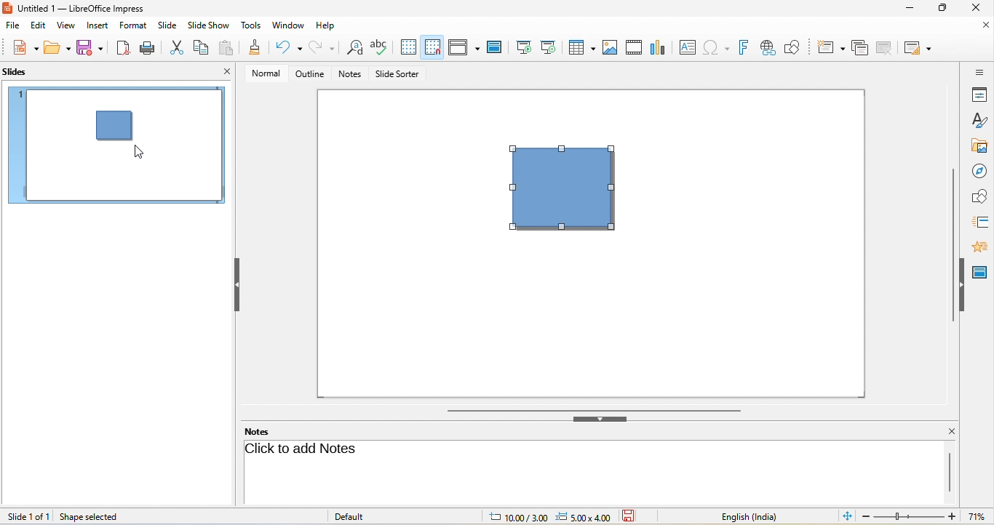 This screenshot has height=525, width=994. I want to click on window, so click(288, 25).